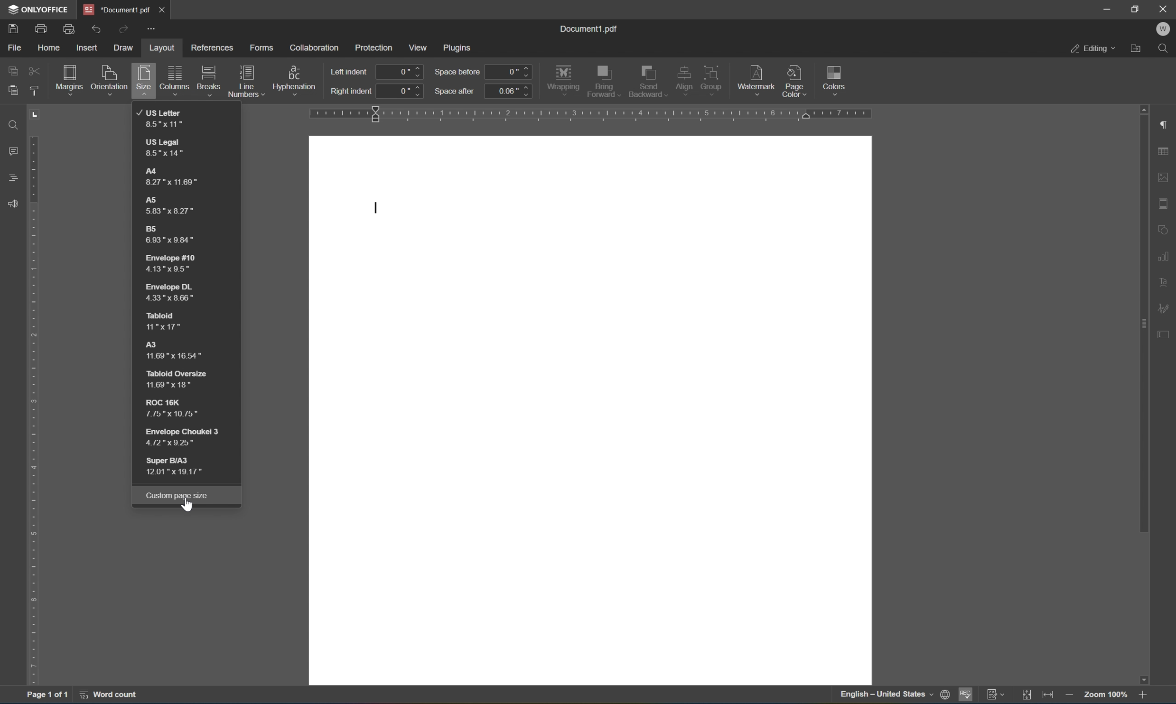 This screenshot has height=704, width=1176. What do you see at coordinates (1166, 255) in the screenshot?
I see `chart settings` at bounding box center [1166, 255].